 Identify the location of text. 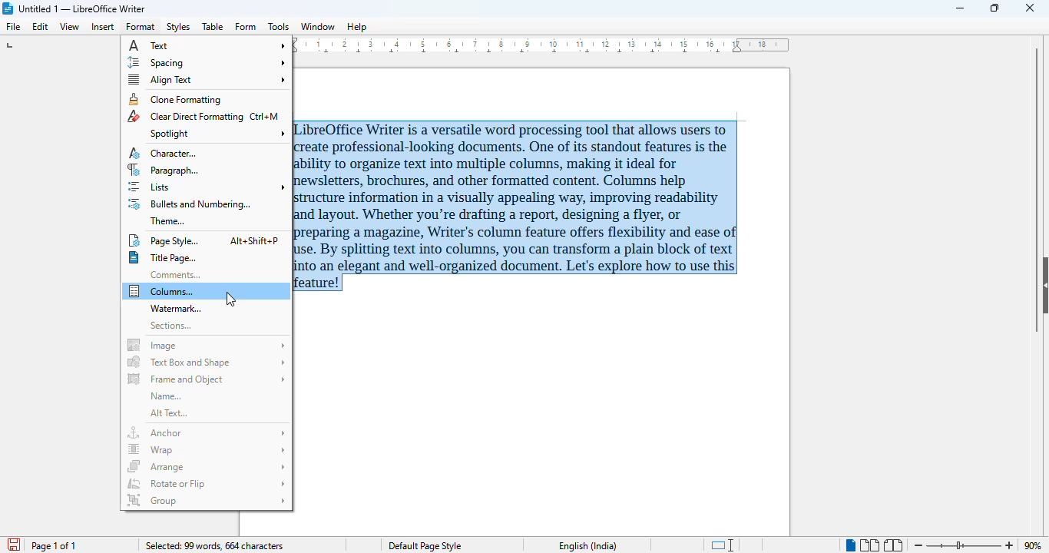
(208, 46).